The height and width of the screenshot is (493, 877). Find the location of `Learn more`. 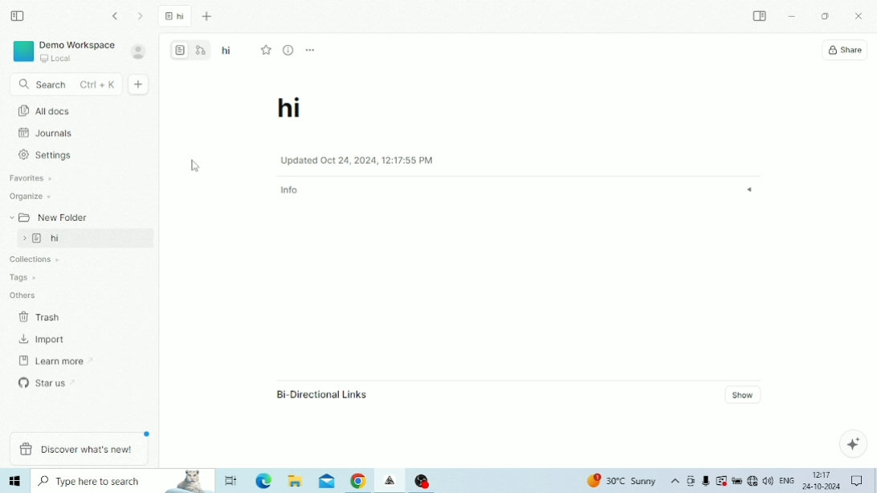

Learn more is located at coordinates (51, 360).